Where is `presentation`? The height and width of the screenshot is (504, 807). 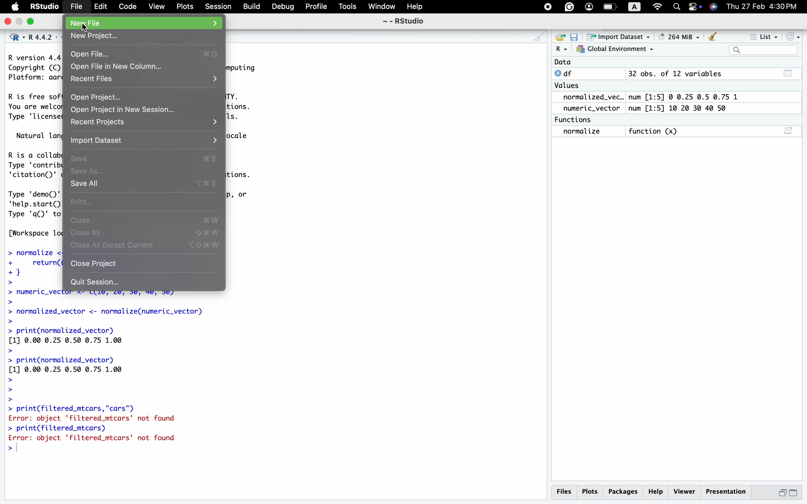
presentation is located at coordinates (725, 492).